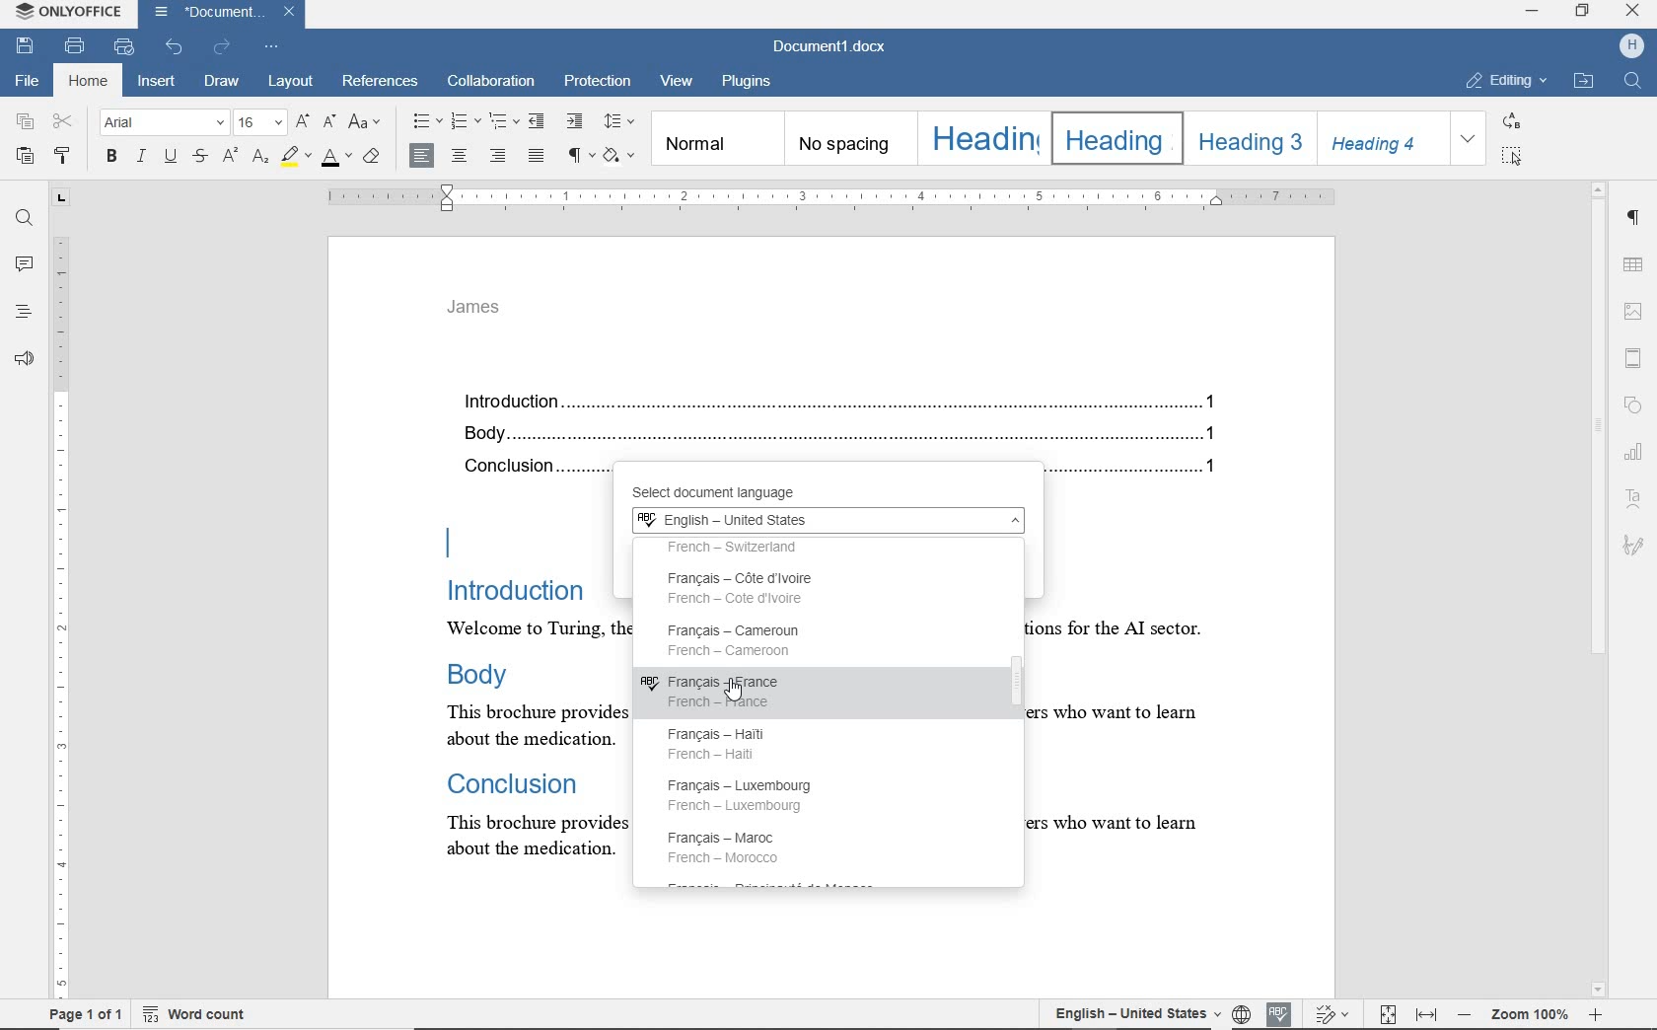 This screenshot has height=1030, width=1657. Describe the element at coordinates (1514, 156) in the screenshot. I see `SELECT ALL` at that location.